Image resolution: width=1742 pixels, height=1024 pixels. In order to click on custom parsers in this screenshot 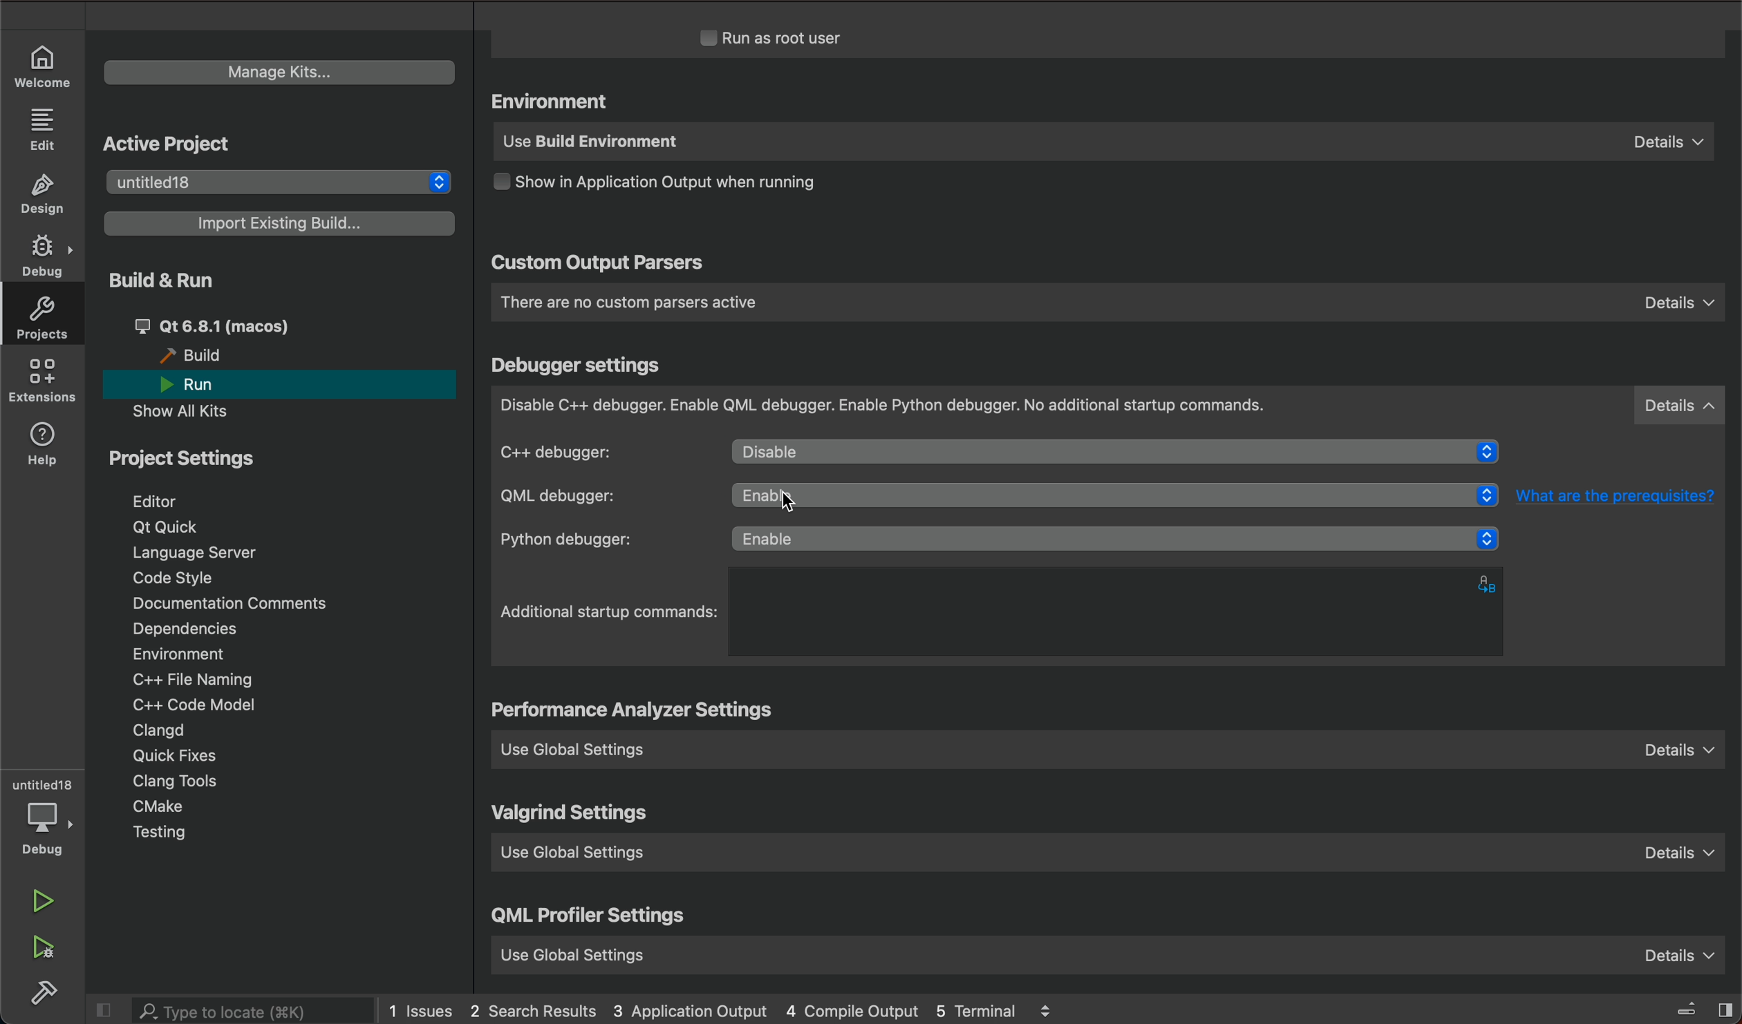, I will do `click(1107, 303)`.